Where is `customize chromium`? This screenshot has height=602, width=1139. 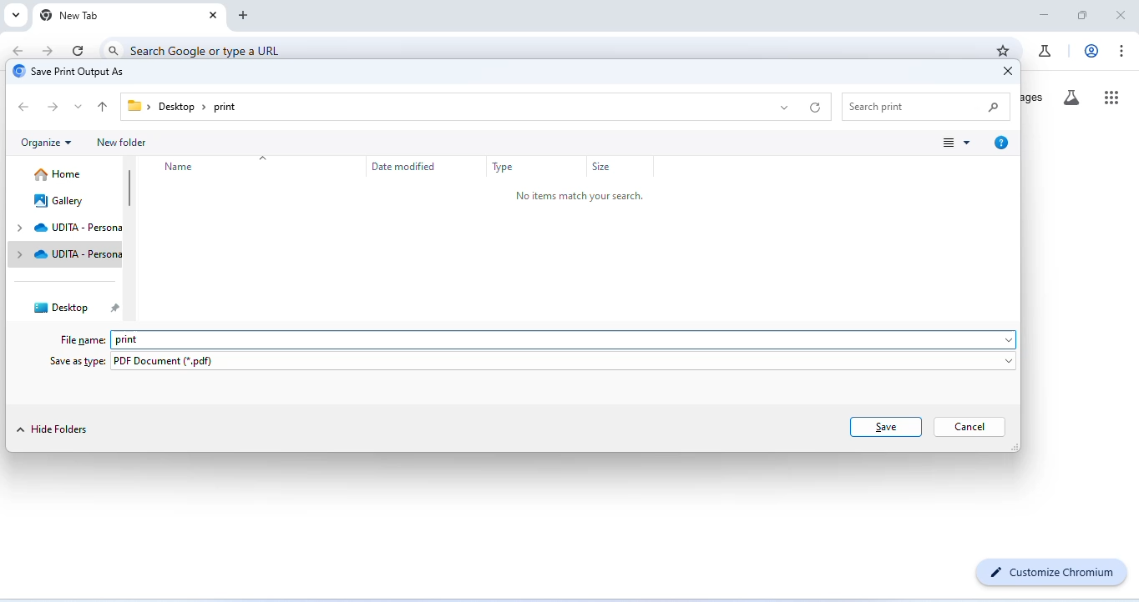 customize chromium is located at coordinates (1053, 572).